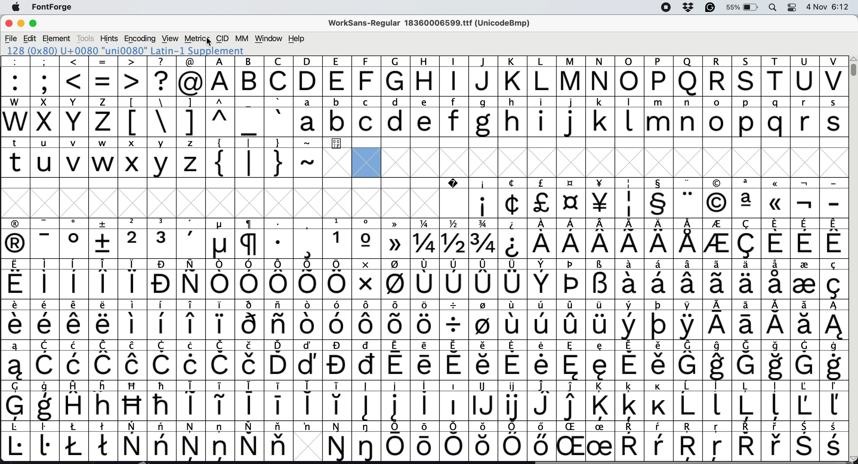 This screenshot has height=464, width=858. I want to click on MM, so click(243, 38).